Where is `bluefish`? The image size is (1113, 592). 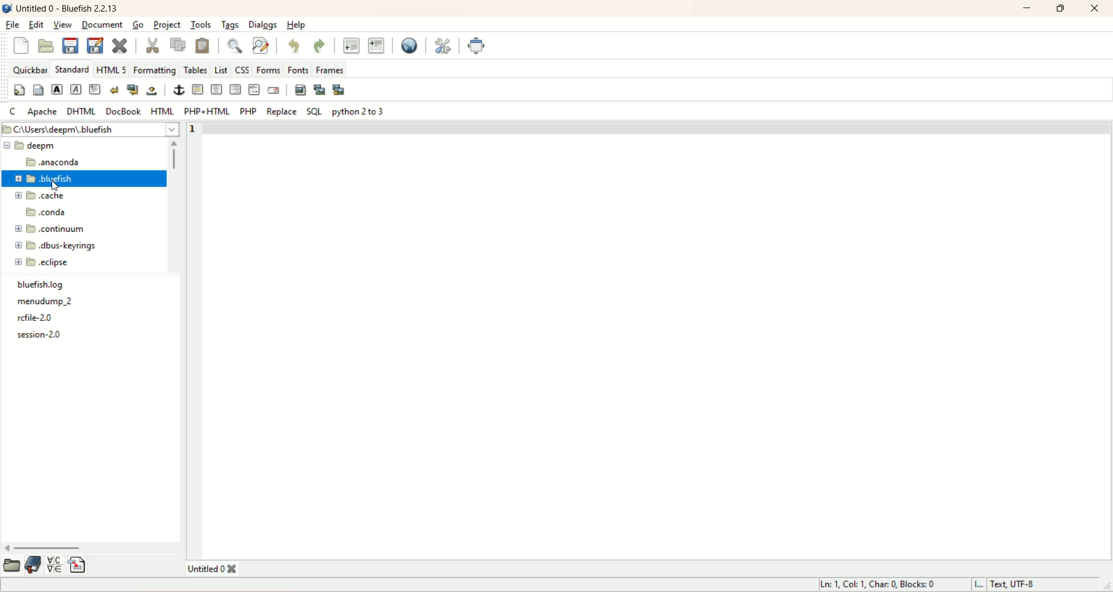
bluefish is located at coordinates (48, 178).